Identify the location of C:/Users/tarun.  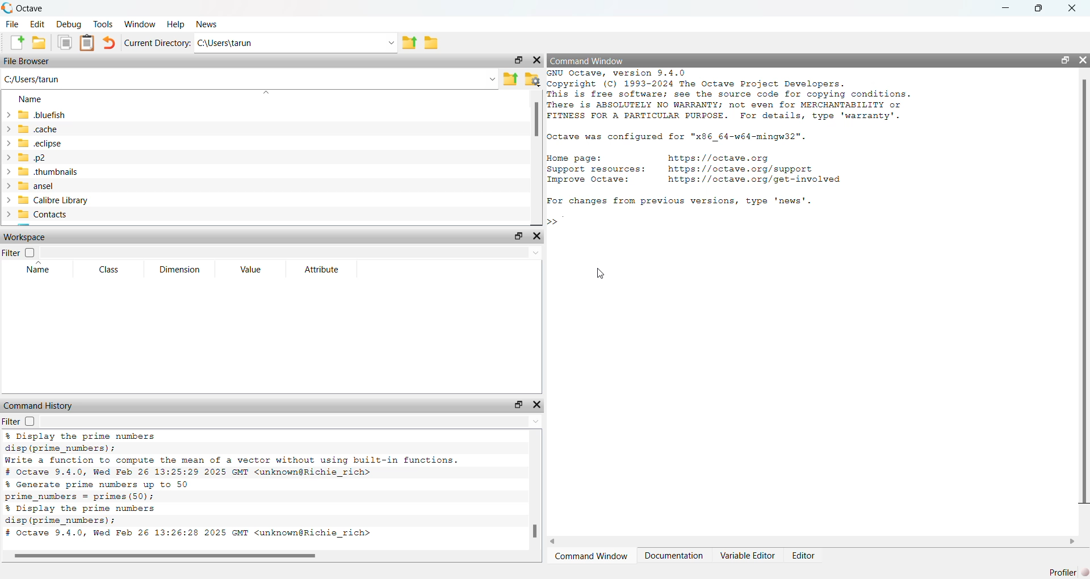
(32, 79).